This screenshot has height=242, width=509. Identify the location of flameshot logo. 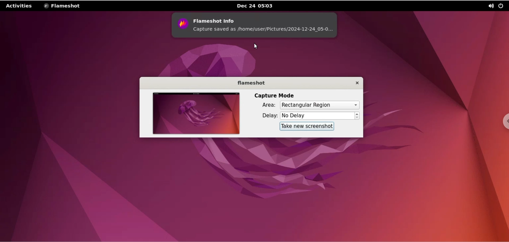
(182, 25).